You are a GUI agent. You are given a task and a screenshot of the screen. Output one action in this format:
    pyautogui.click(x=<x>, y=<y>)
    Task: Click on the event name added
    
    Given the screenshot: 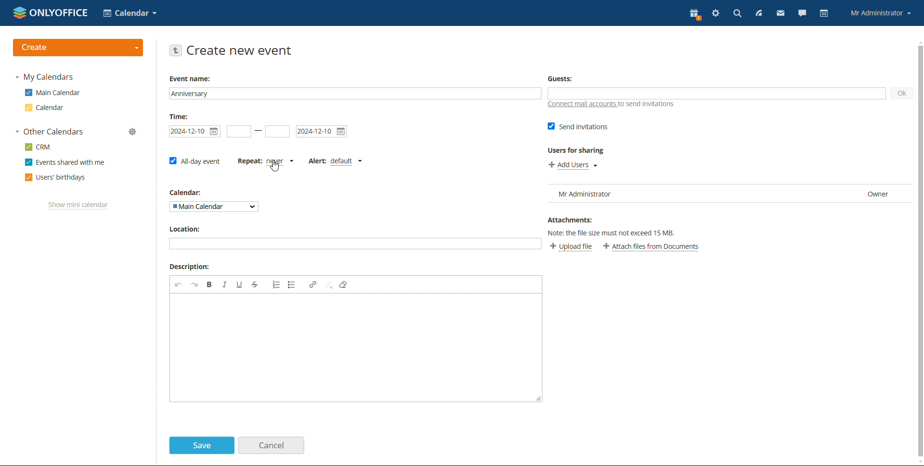 What is the action you would take?
    pyautogui.click(x=356, y=93)
    